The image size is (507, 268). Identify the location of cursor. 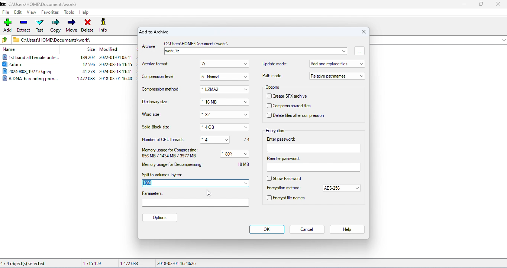
(207, 193).